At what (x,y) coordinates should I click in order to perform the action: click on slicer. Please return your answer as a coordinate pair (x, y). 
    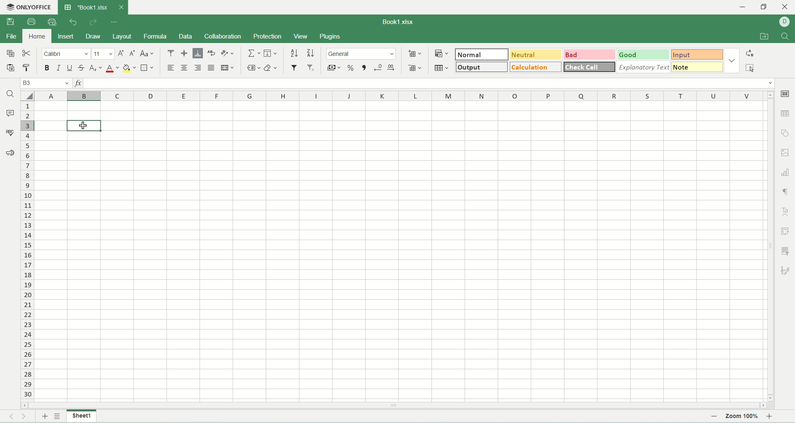
    Looking at the image, I should click on (787, 251).